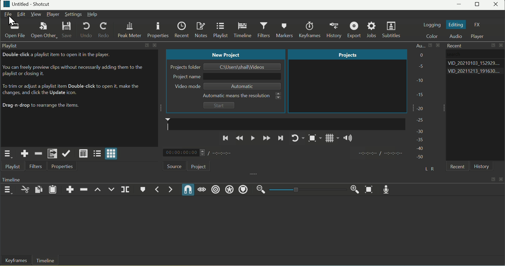 The image size is (505, 266). What do you see at coordinates (16, 31) in the screenshot?
I see `Open File` at bounding box center [16, 31].